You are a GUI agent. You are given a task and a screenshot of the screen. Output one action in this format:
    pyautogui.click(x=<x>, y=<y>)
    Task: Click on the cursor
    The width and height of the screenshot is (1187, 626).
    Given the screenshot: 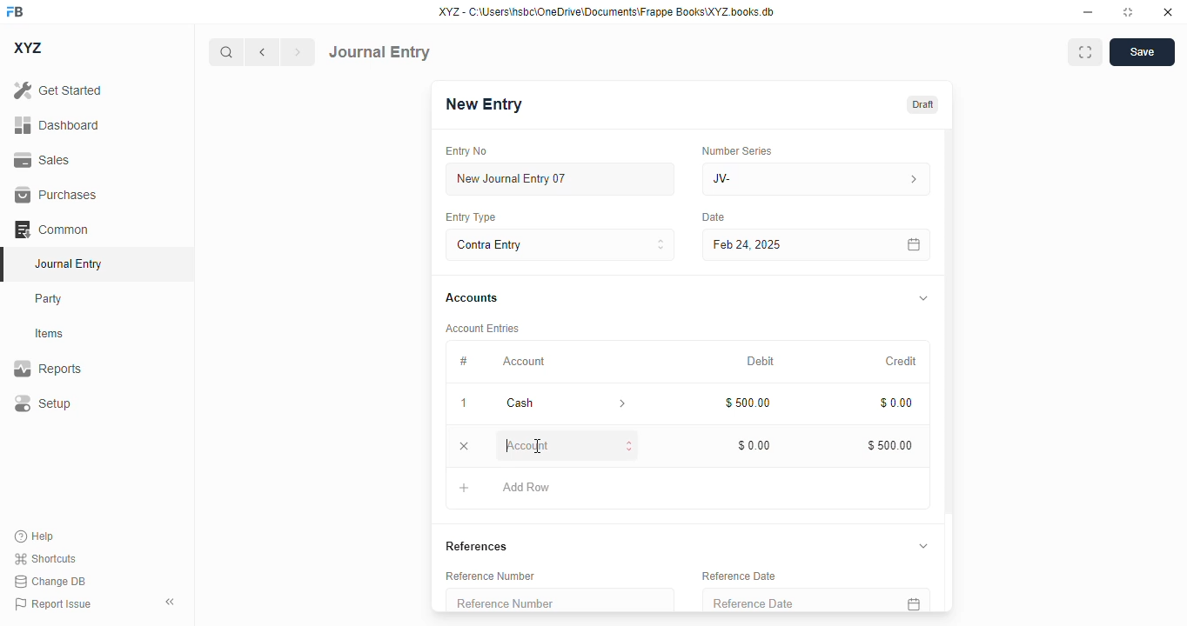 What is the action you would take?
    pyautogui.click(x=537, y=446)
    